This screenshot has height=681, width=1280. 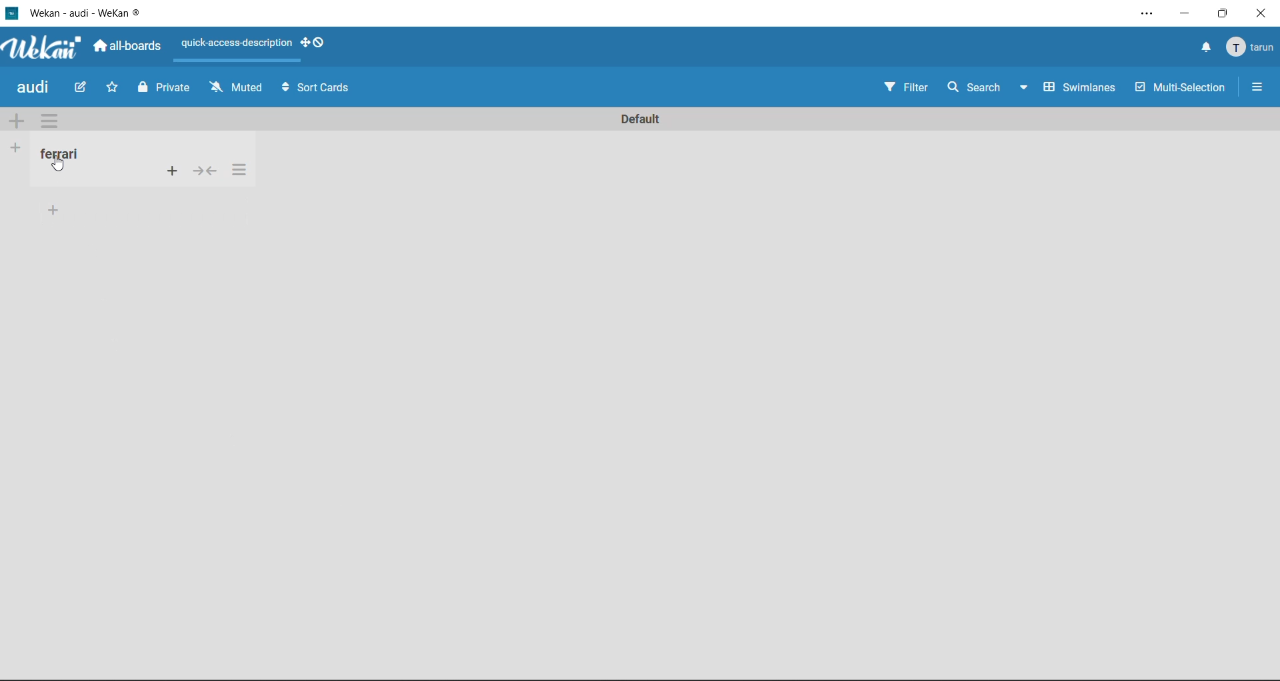 I want to click on list actions, so click(x=243, y=172).